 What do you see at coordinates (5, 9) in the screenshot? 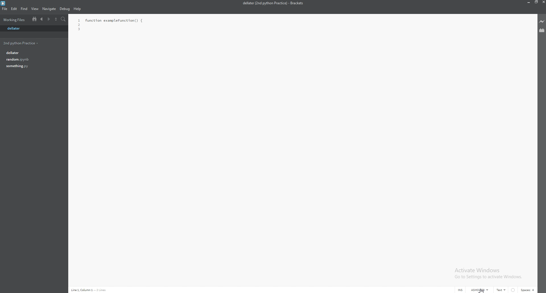
I see `file` at bounding box center [5, 9].